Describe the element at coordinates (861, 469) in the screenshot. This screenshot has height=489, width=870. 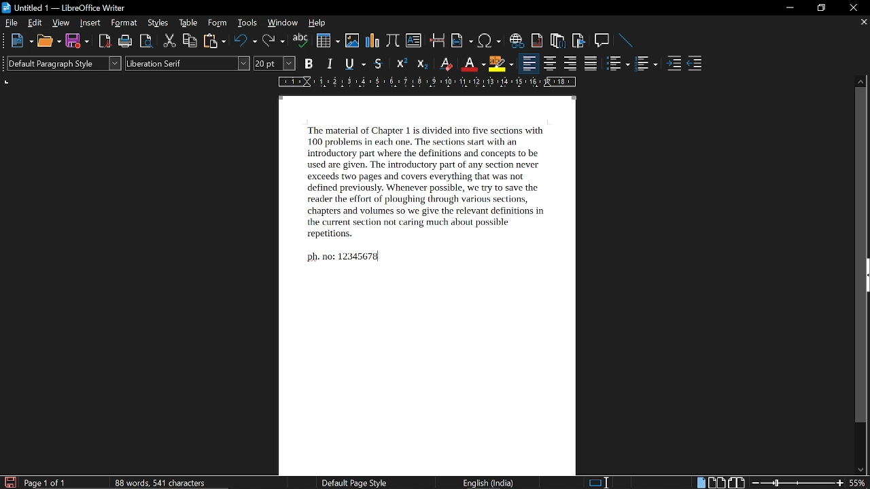
I see `move down` at that location.